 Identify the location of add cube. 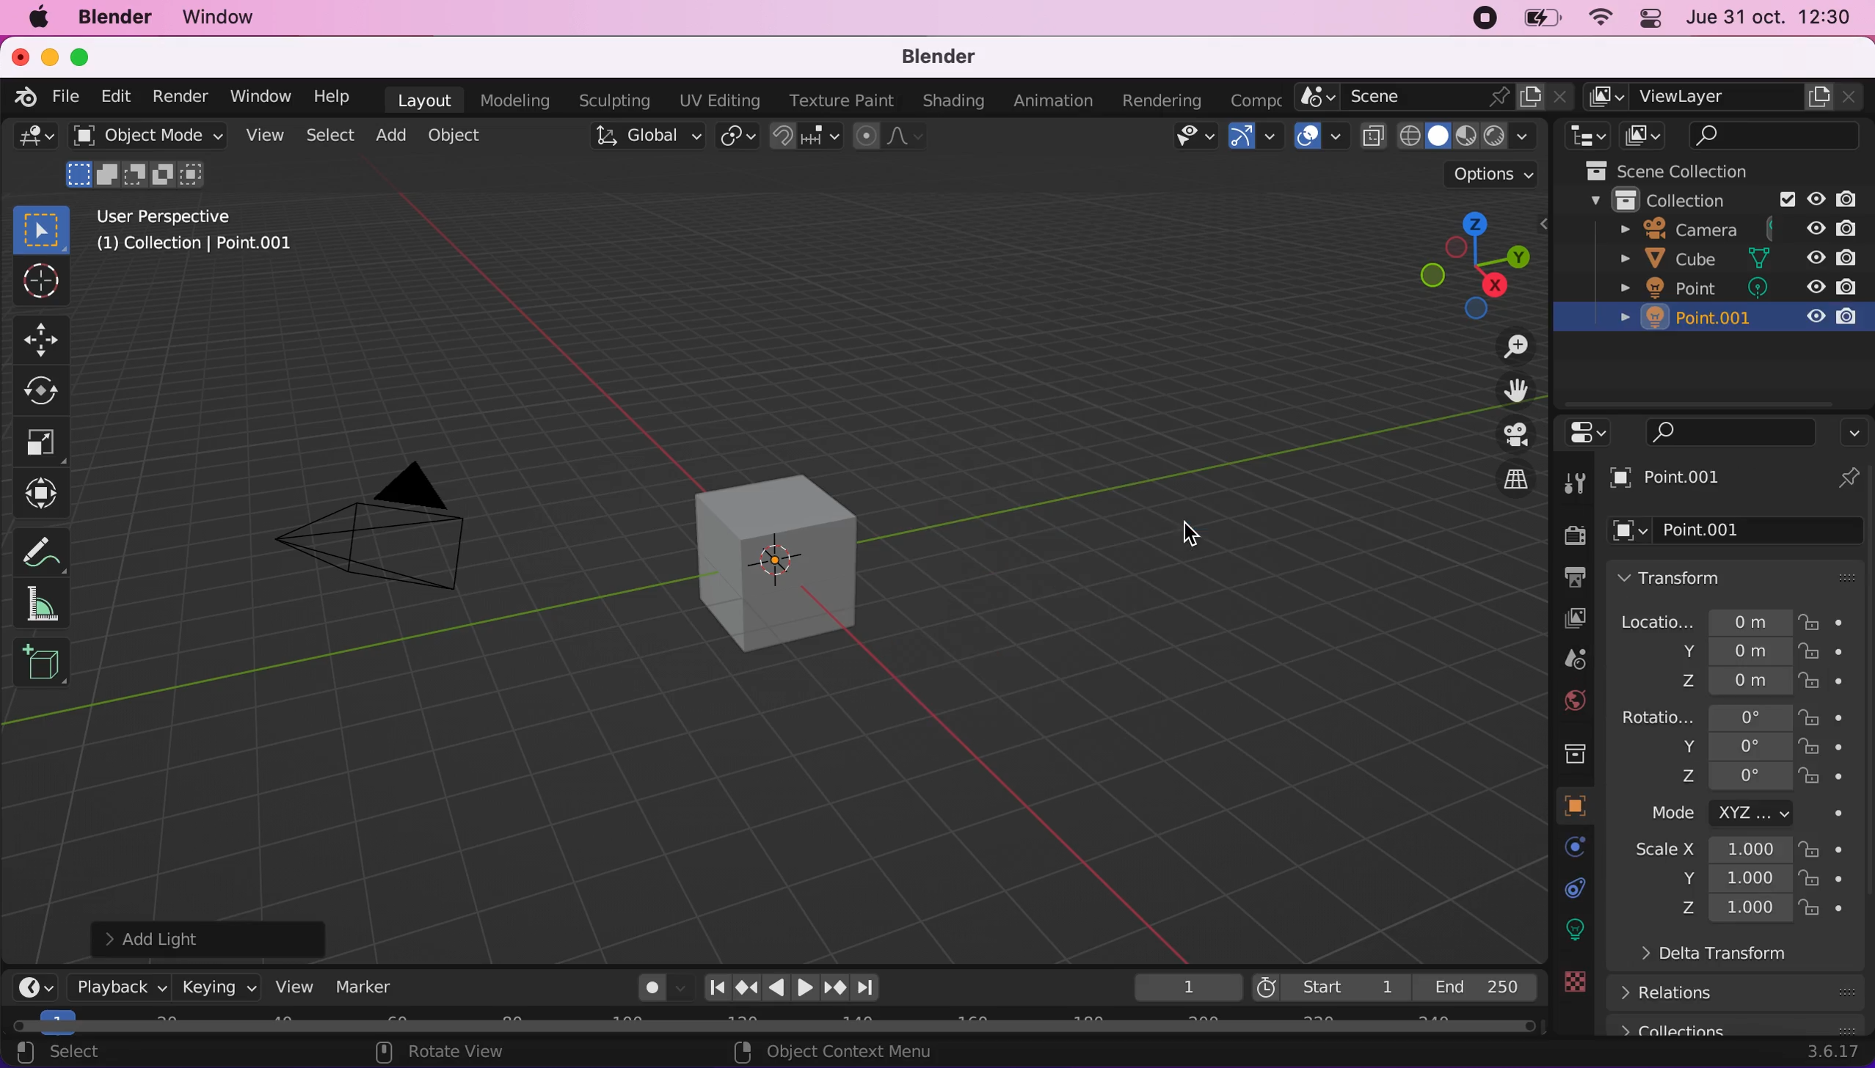
(47, 665).